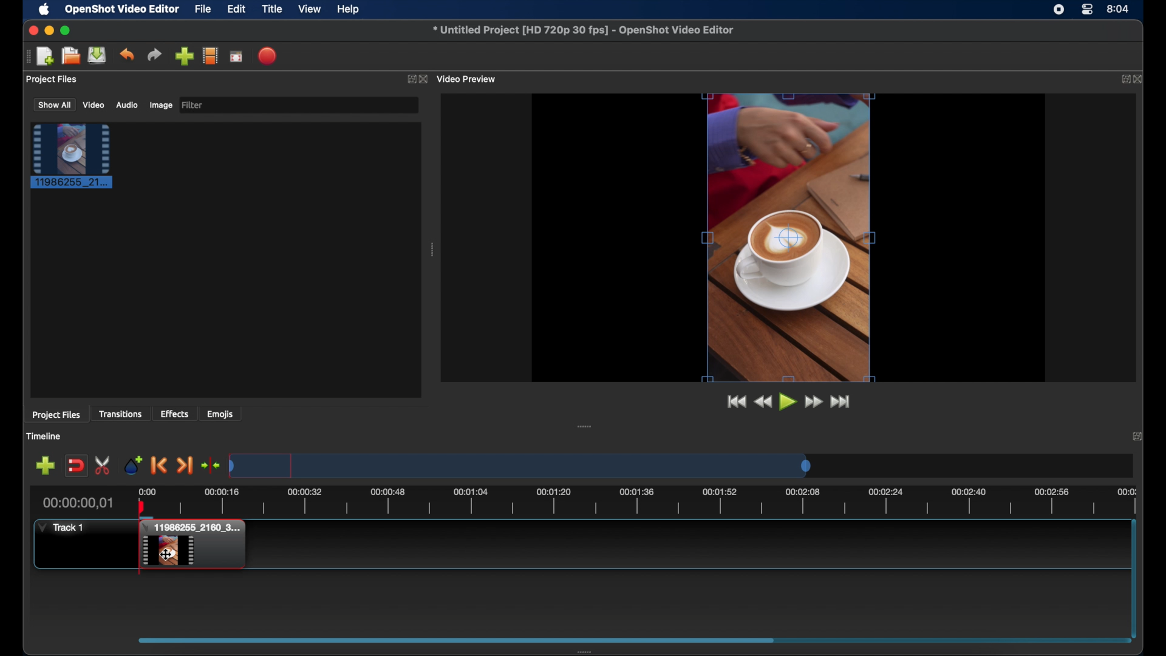  What do you see at coordinates (61, 527) in the screenshot?
I see `track1` at bounding box center [61, 527].